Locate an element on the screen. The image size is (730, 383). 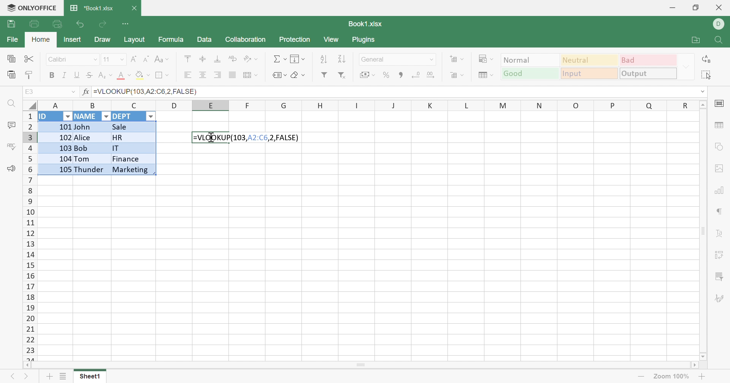
Alice is located at coordinates (85, 138).